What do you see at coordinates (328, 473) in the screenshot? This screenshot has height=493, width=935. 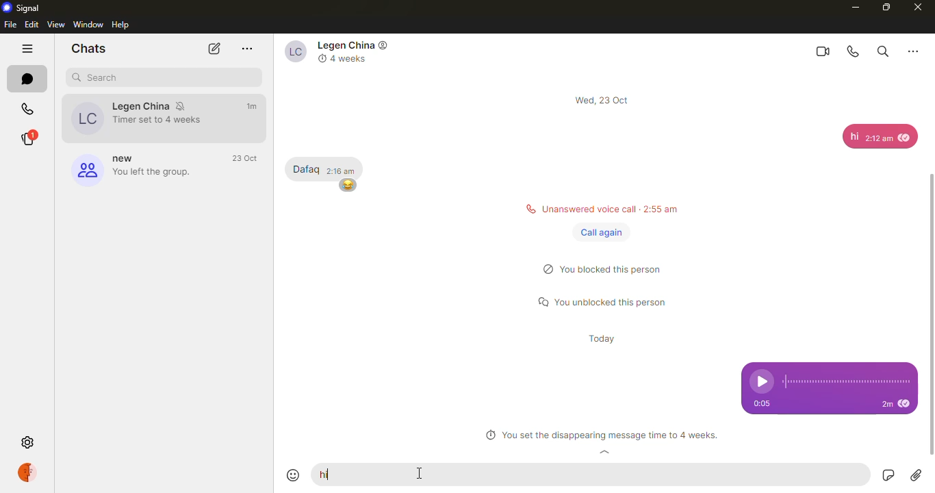 I see `hi` at bounding box center [328, 473].